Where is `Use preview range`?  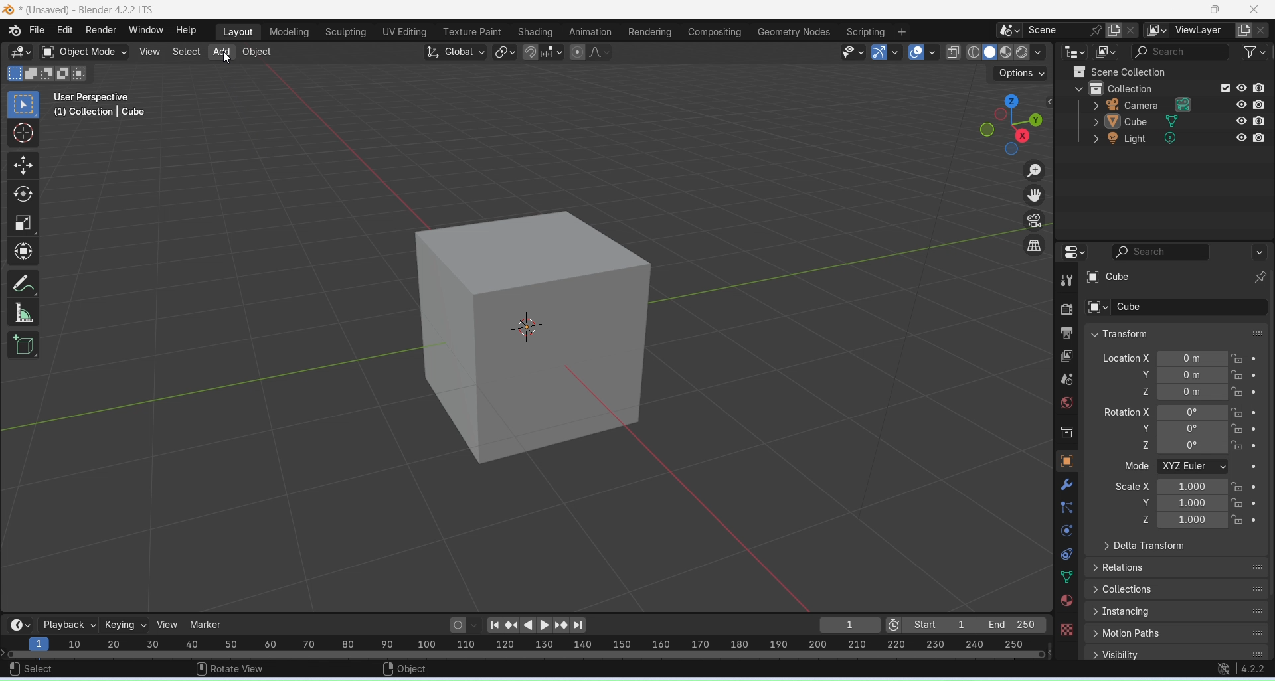 Use preview range is located at coordinates (894, 624).